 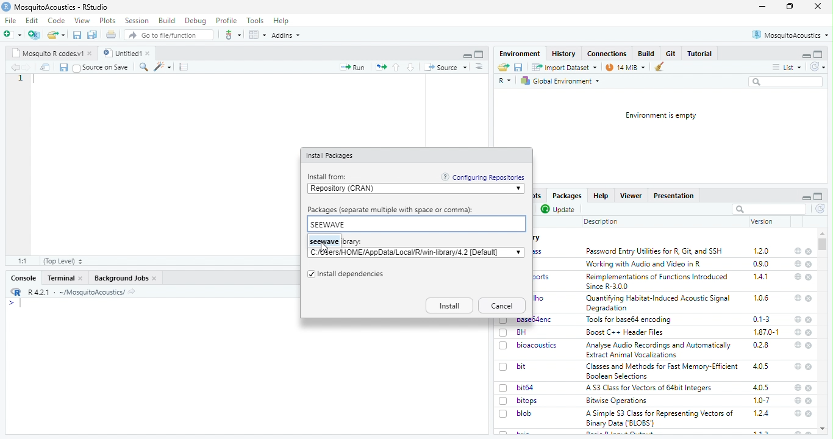 What do you see at coordinates (16, 291) in the screenshot?
I see `logo` at bounding box center [16, 291].